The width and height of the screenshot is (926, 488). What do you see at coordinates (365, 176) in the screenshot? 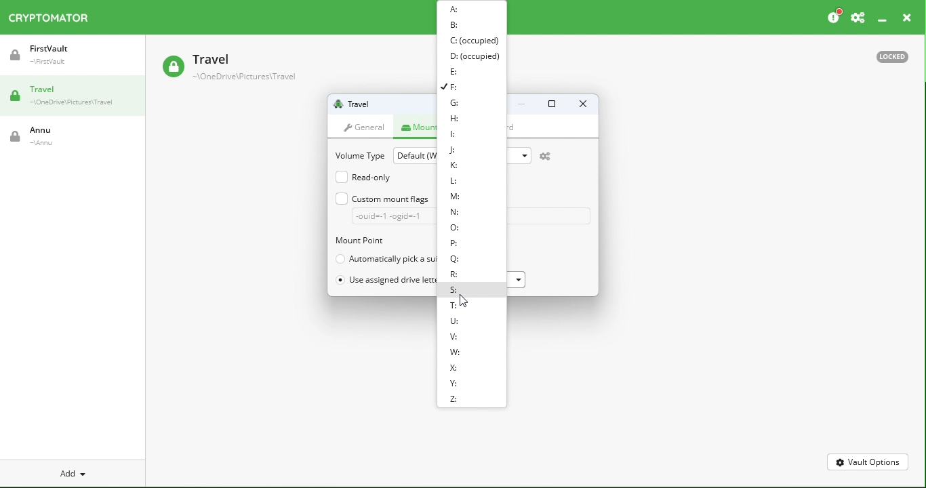
I see `Read only` at bounding box center [365, 176].